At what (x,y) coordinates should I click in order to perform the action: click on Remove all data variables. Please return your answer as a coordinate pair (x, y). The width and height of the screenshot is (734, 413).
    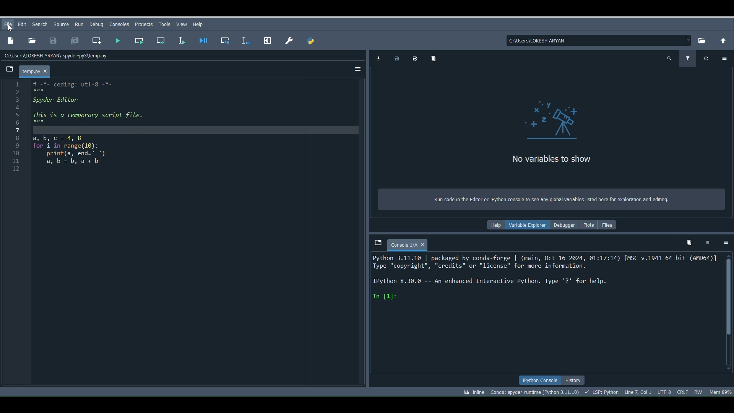
    Looking at the image, I should click on (431, 57).